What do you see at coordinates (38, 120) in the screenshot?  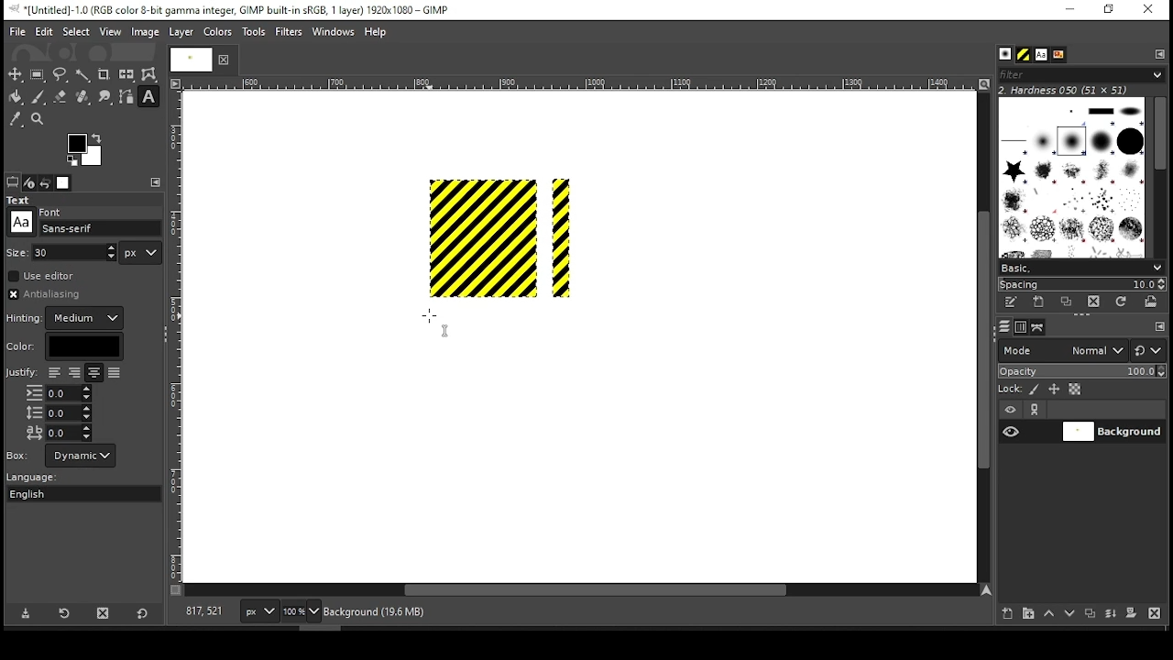 I see `zoom tool` at bounding box center [38, 120].